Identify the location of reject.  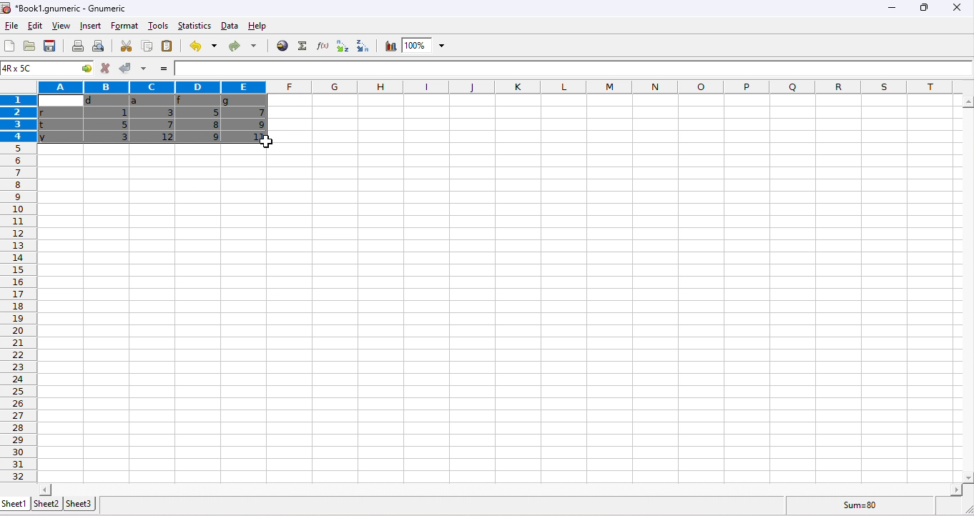
(104, 68).